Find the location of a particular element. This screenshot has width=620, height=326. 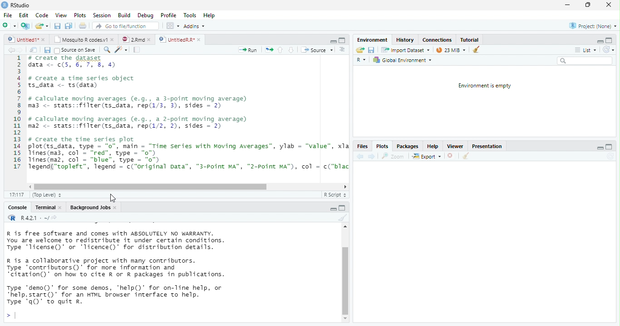

R 4.2.1 . ~/ is located at coordinates (34, 217).